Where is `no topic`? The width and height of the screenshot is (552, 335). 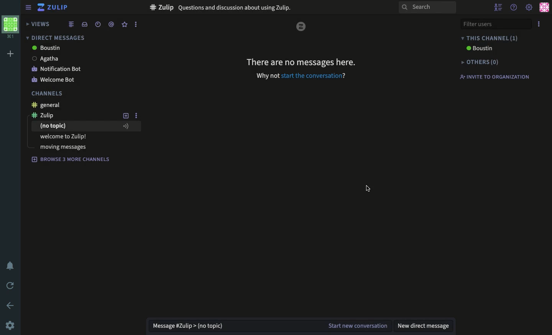 no topic is located at coordinates (85, 126).